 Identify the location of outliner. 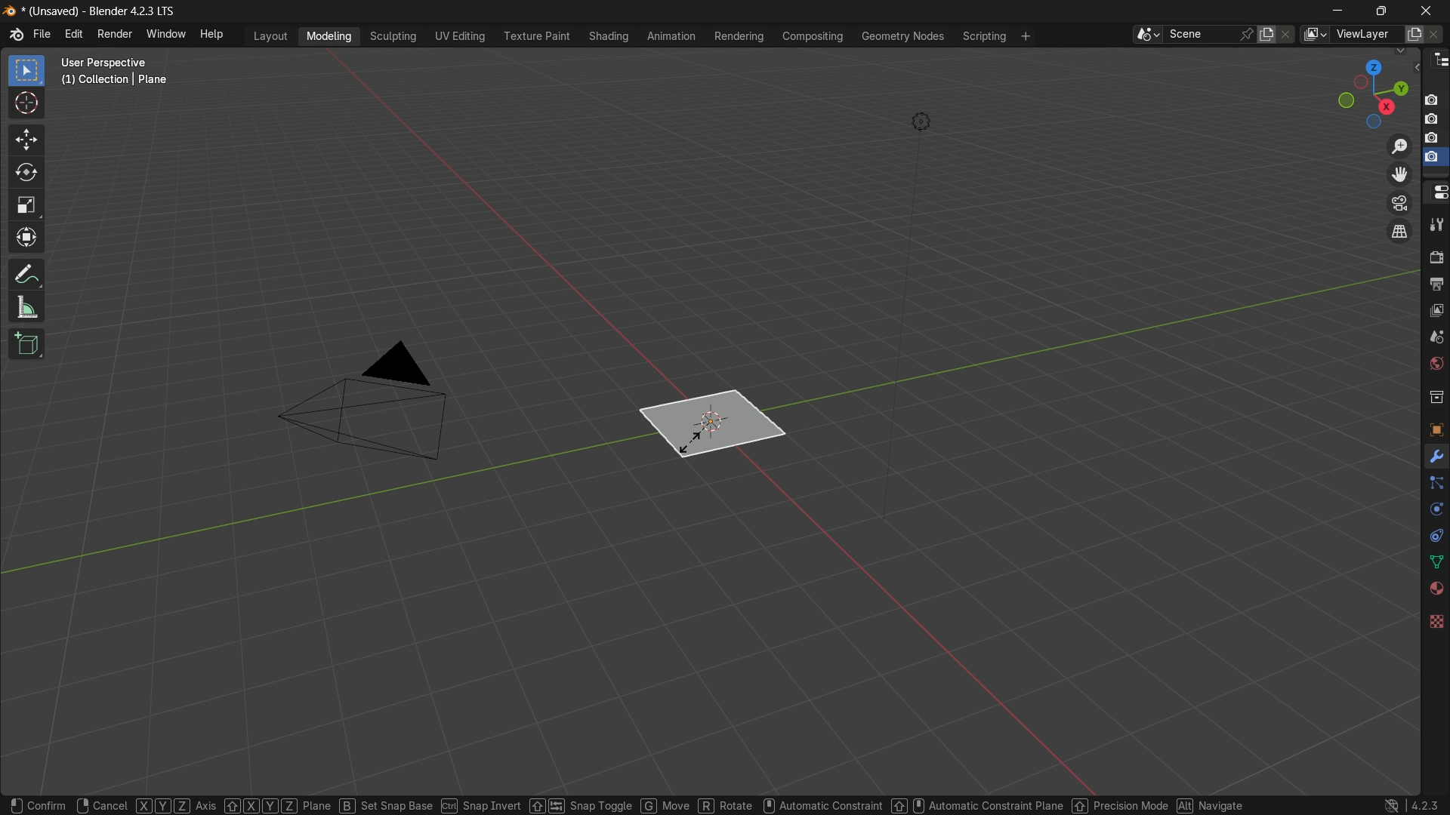
(1438, 61).